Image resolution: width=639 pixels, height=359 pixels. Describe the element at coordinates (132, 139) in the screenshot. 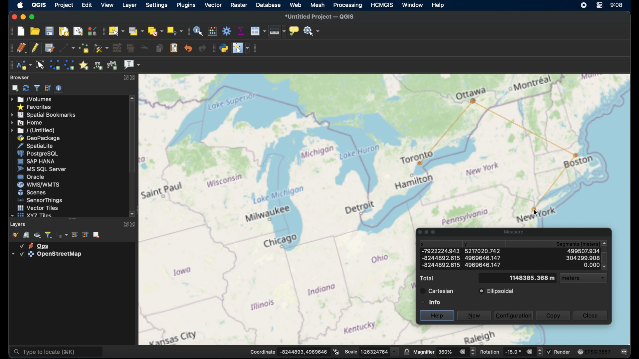

I see `scroll box` at that location.